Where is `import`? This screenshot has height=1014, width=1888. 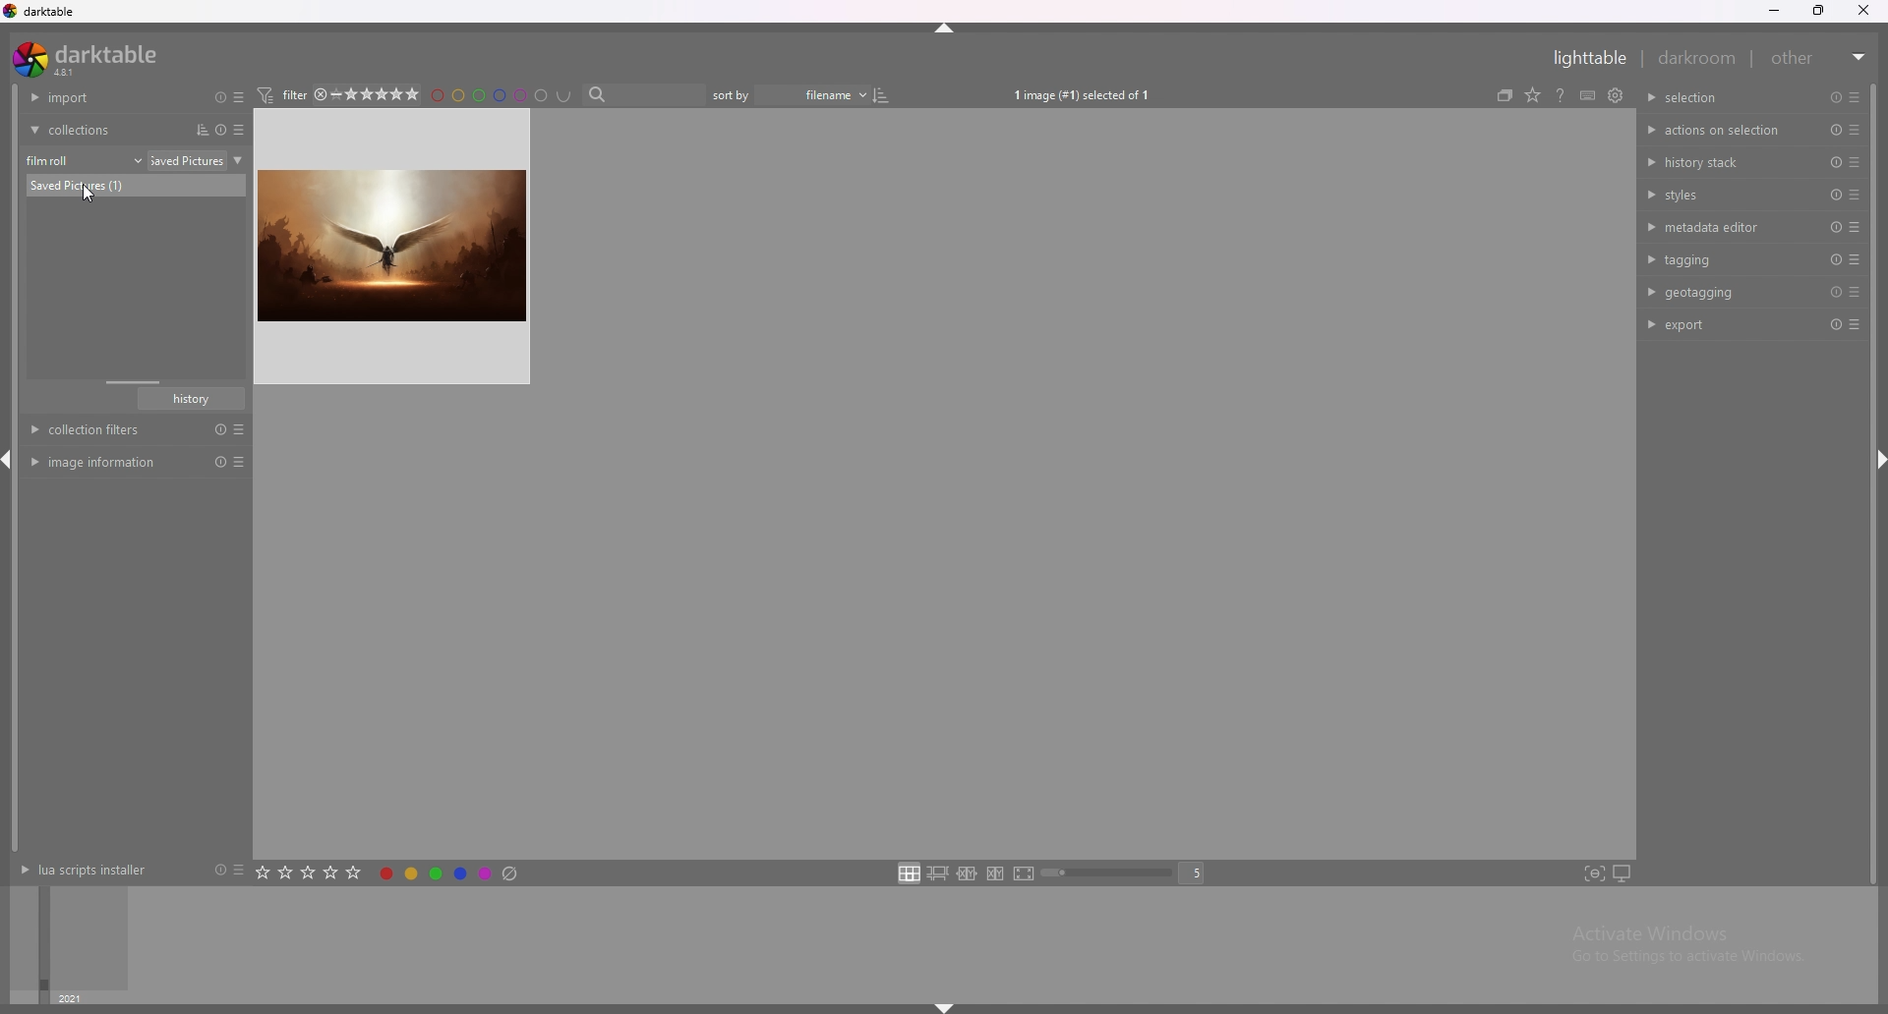
import is located at coordinates (99, 97).